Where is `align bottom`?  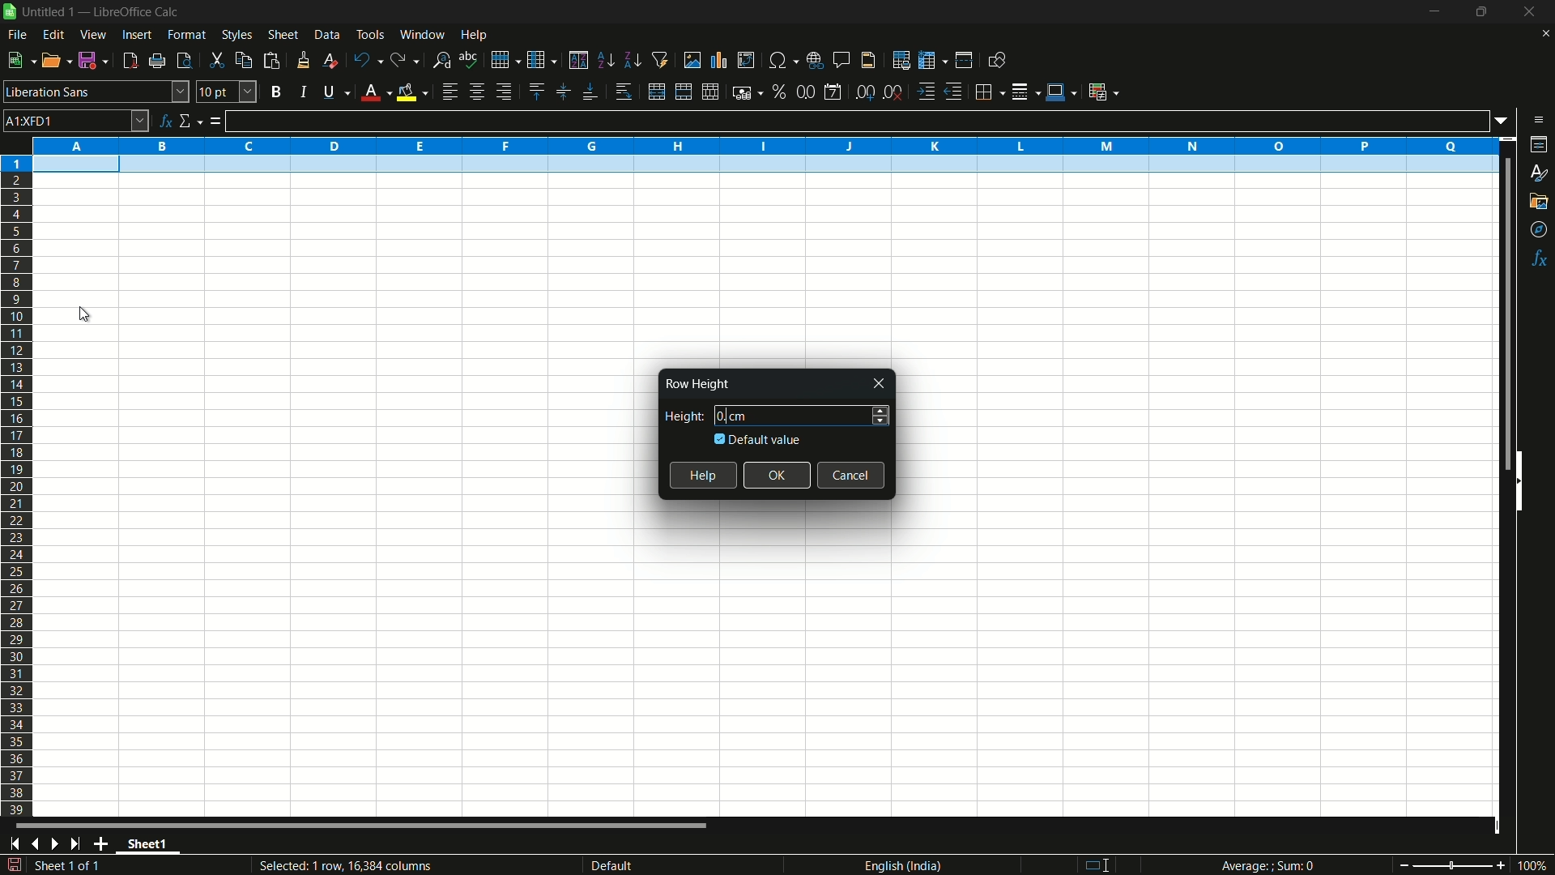
align bottom is located at coordinates (590, 93).